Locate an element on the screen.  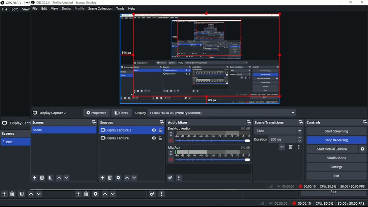
Add is located at coordinates (102, 178).